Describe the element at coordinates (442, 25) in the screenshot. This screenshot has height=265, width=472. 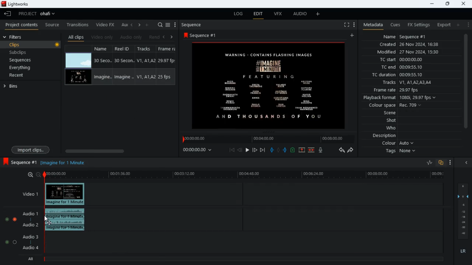
I see `export` at that location.